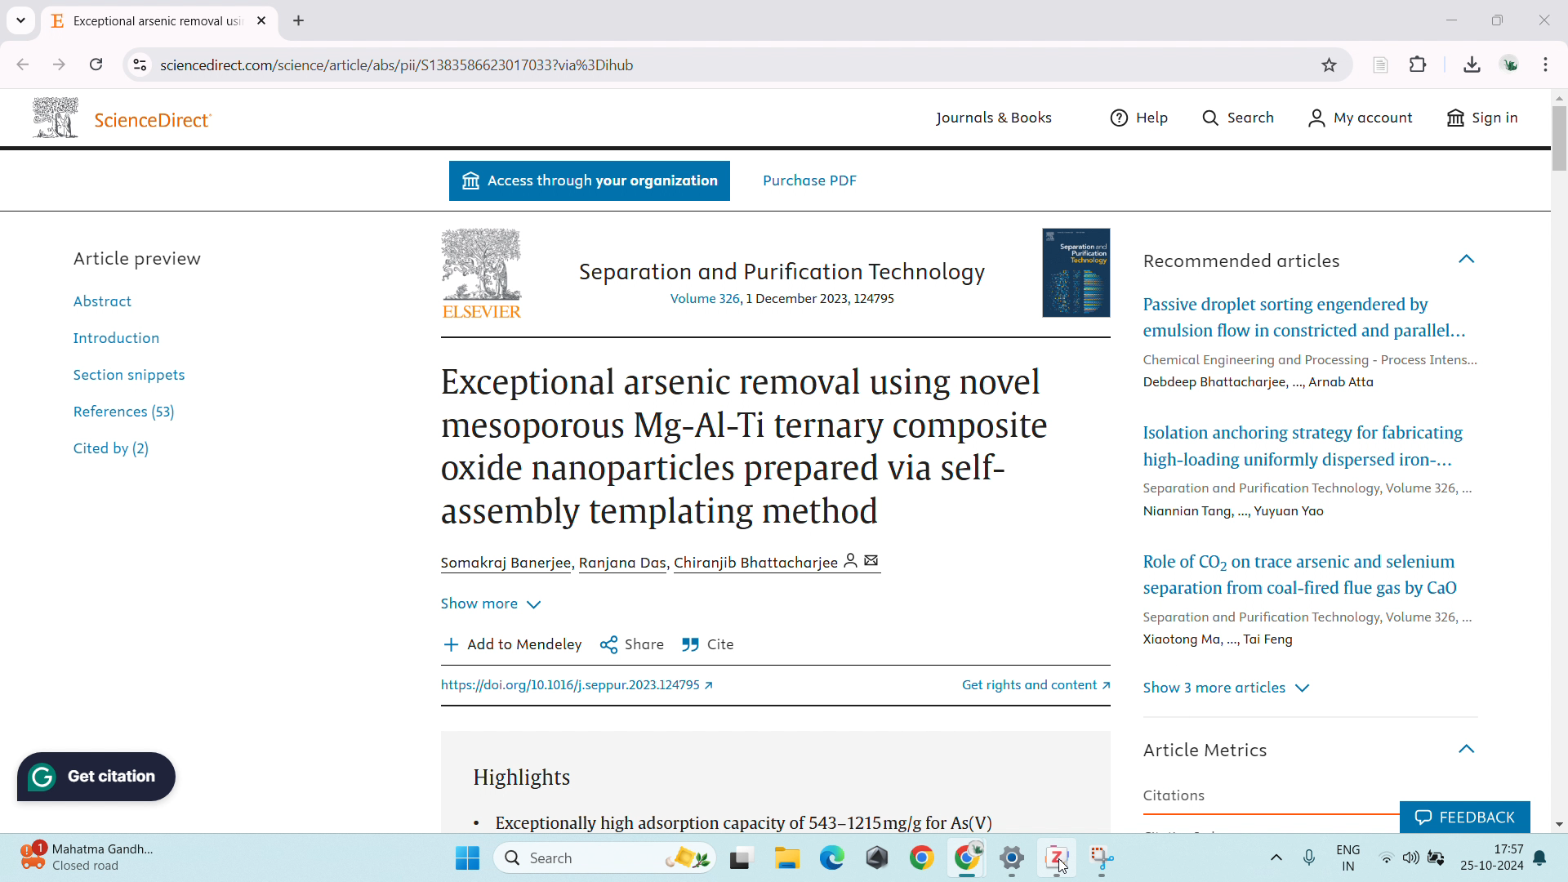 Image resolution: width=1568 pixels, height=882 pixels. What do you see at coordinates (746, 448) in the screenshot?
I see `Exceptional arsenic removal using novel mesoporous Mg-Al-Ti ternary composite oxide nanoparticles prepared via self-assembly templating method` at bounding box center [746, 448].